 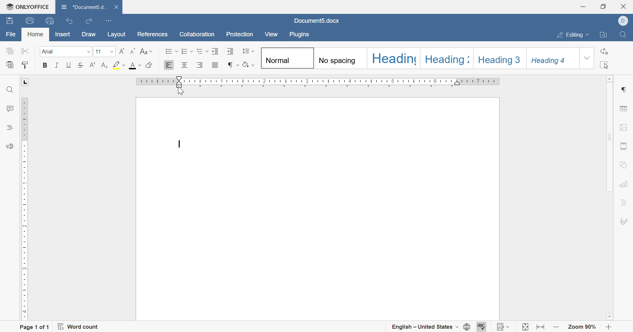 What do you see at coordinates (573, 35) in the screenshot?
I see `editing` at bounding box center [573, 35].